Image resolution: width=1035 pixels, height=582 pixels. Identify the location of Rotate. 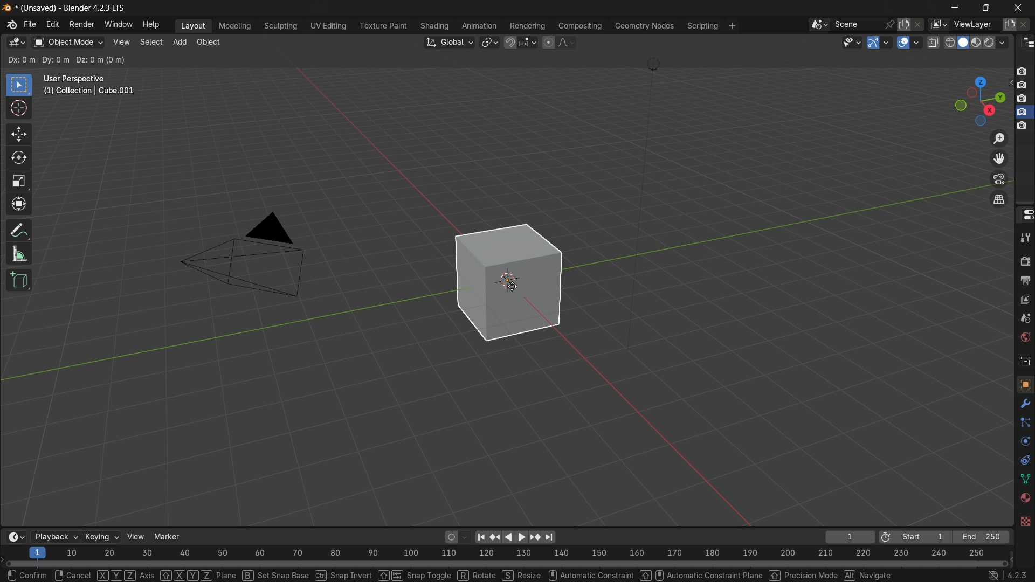
(478, 574).